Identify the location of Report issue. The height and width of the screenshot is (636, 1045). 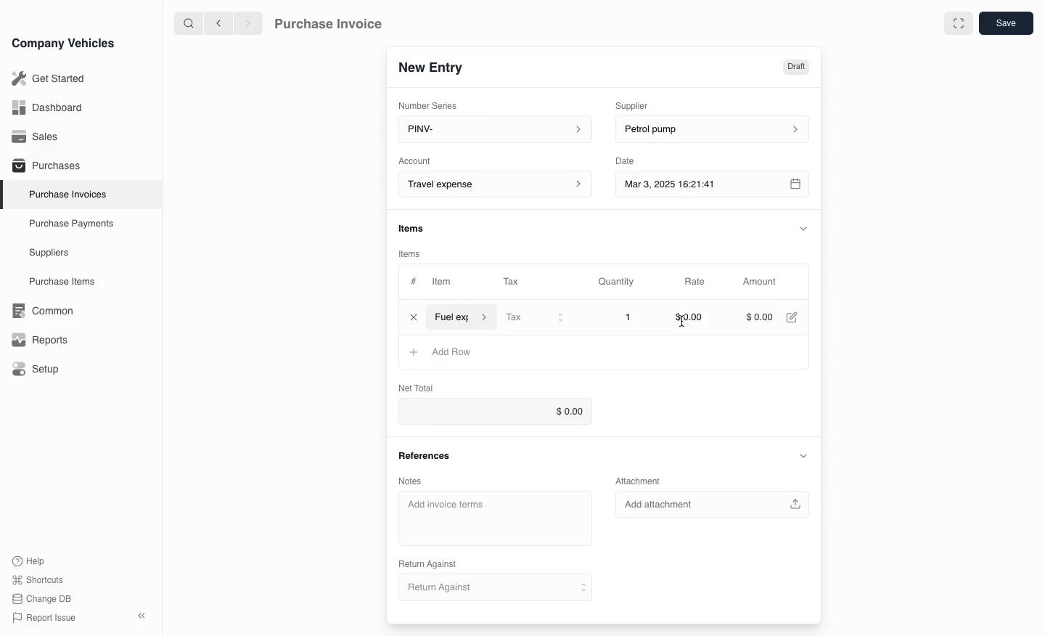
(46, 619).